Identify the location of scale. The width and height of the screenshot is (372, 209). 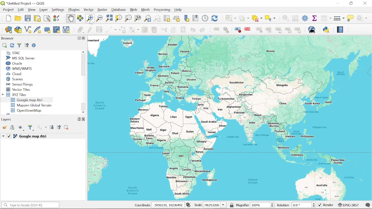
(198, 205).